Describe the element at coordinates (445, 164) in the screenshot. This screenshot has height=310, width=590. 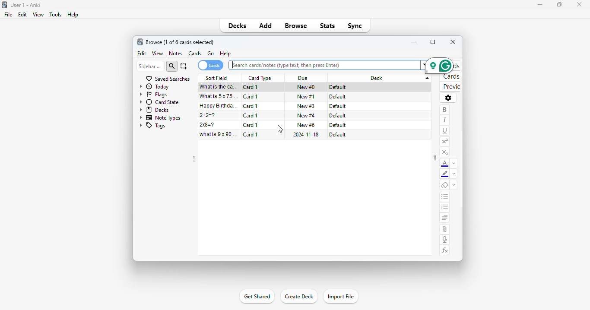
I see `text color` at that location.